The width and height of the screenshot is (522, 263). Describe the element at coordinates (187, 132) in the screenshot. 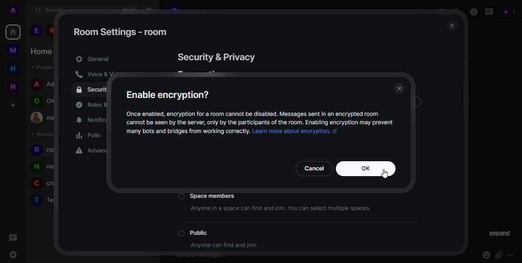

I see `text` at that location.